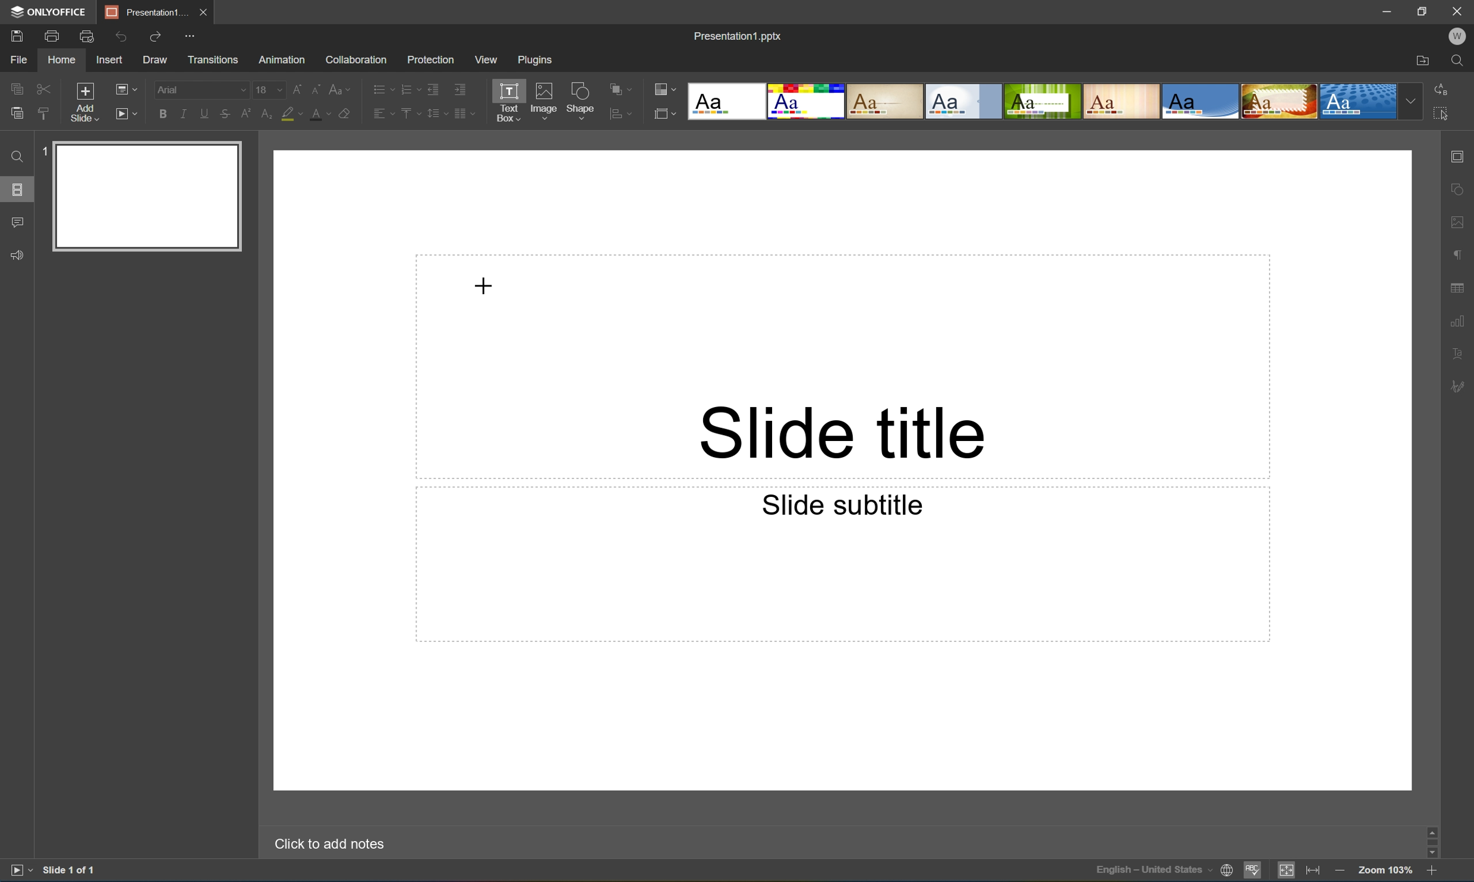 The height and width of the screenshot is (882, 1474). Describe the element at coordinates (841, 433) in the screenshot. I see `Slide title` at that location.